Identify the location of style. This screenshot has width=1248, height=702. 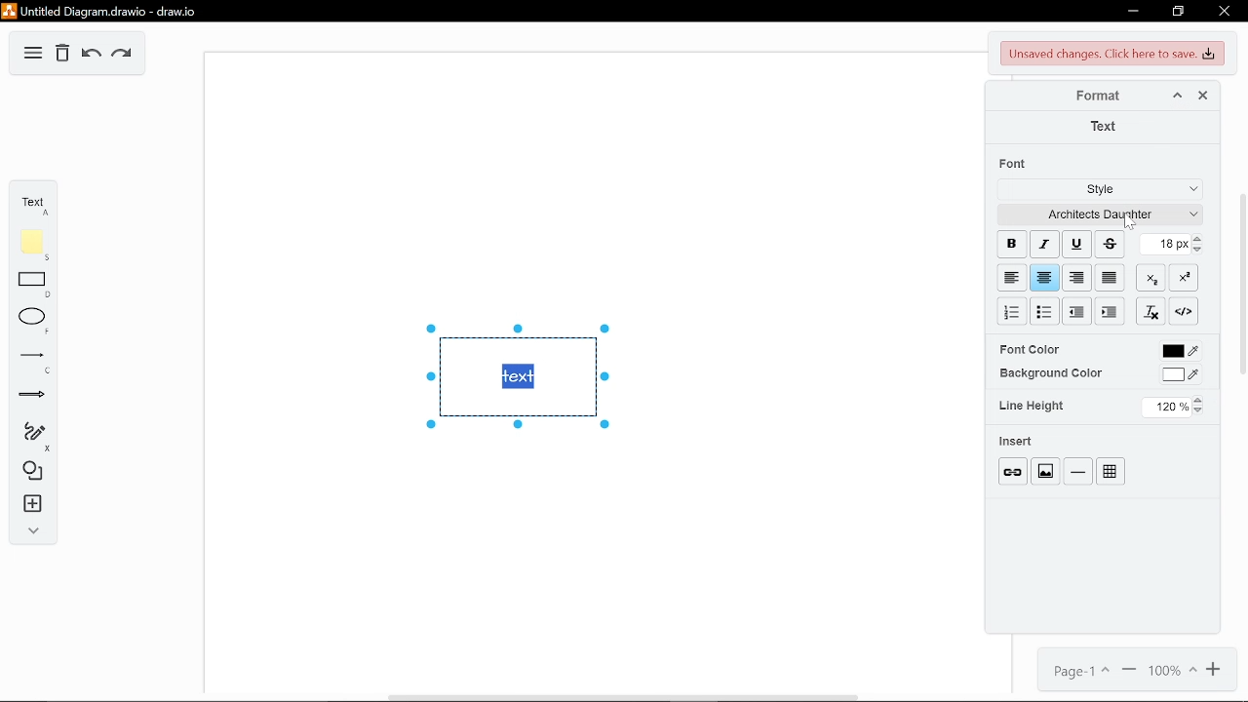
(1095, 190).